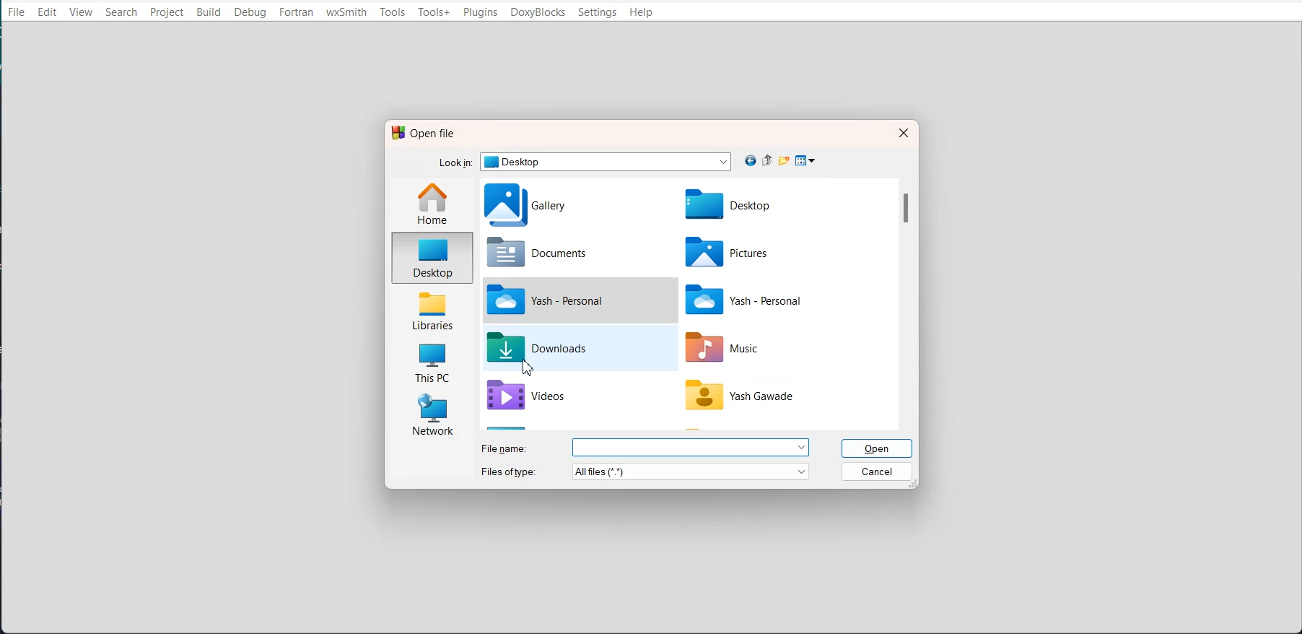 The image size is (1302, 634). Describe the element at coordinates (432, 360) in the screenshot. I see `This PC` at that location.